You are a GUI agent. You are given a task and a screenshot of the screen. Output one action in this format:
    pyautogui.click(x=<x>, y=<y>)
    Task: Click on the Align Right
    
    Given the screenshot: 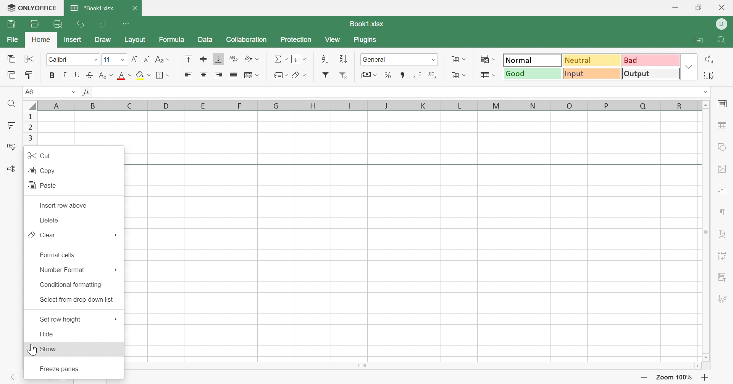 What is the action you would take?
    pyautogui.click(x=219, y=76)
    